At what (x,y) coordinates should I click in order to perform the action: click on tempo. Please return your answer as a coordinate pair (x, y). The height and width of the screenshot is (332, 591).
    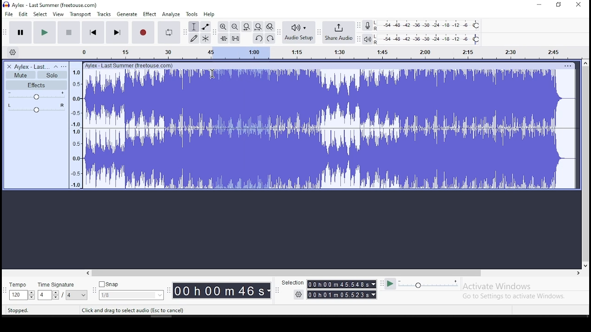
    Looking at the image, I should click on (21, 292).